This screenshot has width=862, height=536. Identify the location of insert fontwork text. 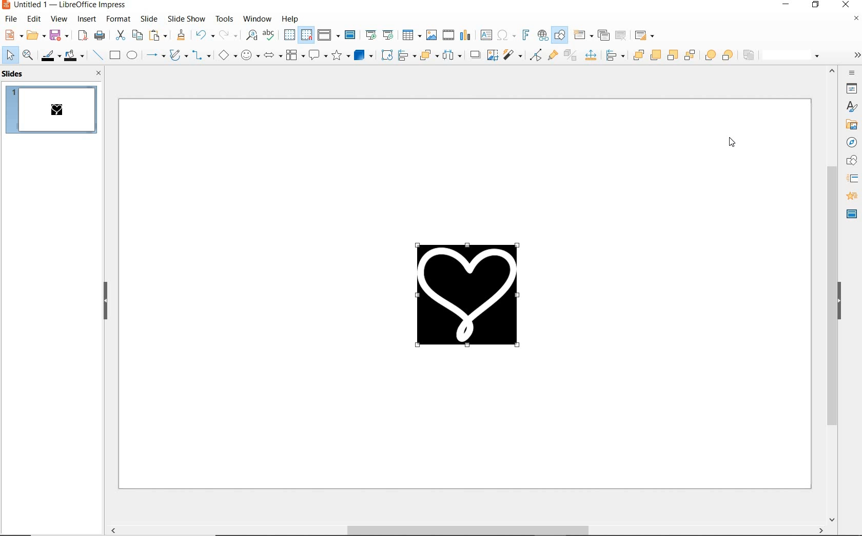
(526, 34).